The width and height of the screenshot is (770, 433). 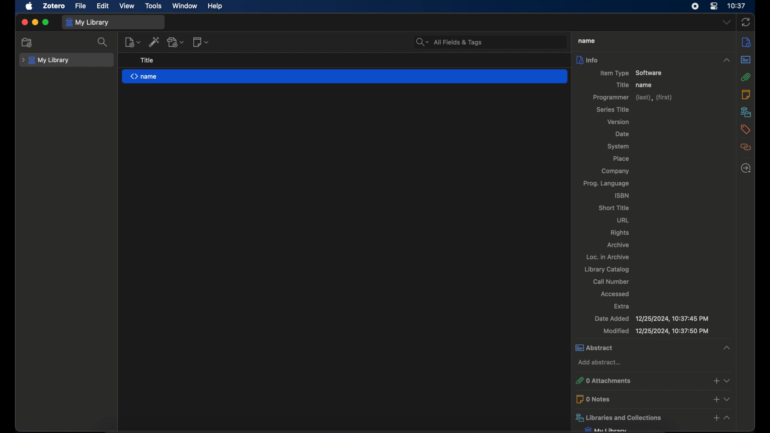 I want to click on add abstract, so click(x=600, y=362).